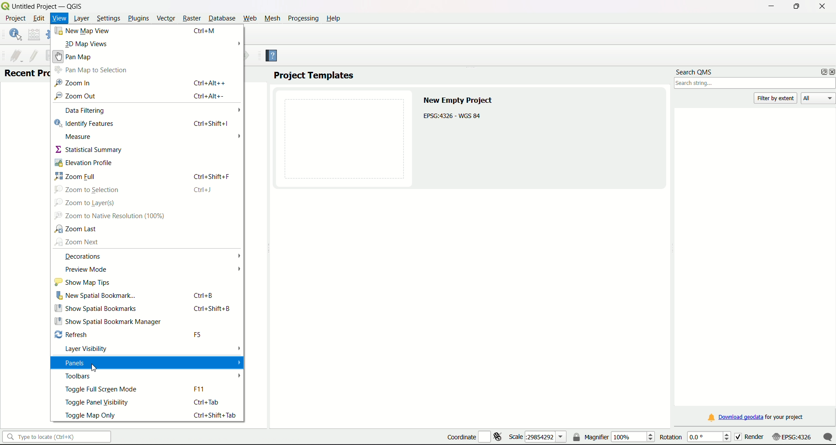  Describe the element at coordinates (213, 176) in the screenshot. I see `ctrl+shift+F` at that location.